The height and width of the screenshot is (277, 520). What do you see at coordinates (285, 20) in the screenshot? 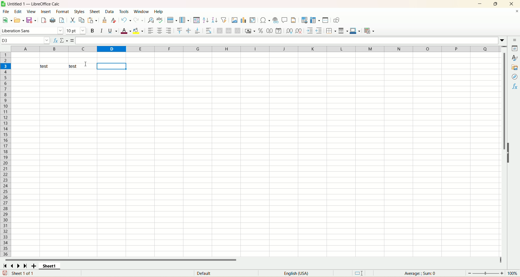
I see `insert comment` at bounding box center [285, 20].